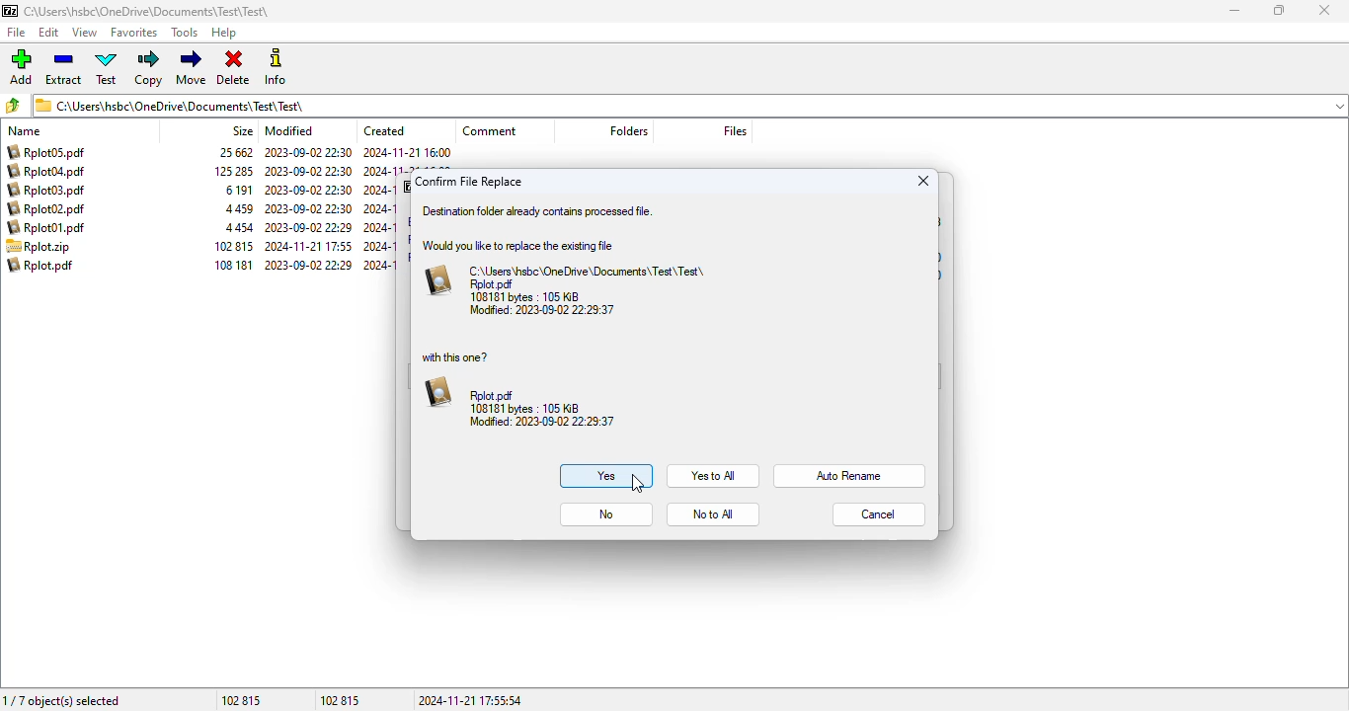  I want to click on Yes, so click(605, 477).